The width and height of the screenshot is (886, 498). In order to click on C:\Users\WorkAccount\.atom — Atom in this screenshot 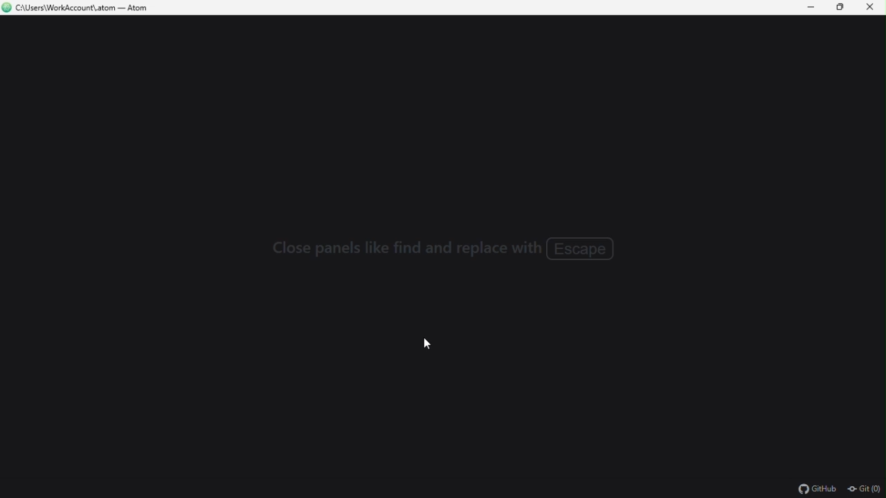, I will do `click(94, 9)`.